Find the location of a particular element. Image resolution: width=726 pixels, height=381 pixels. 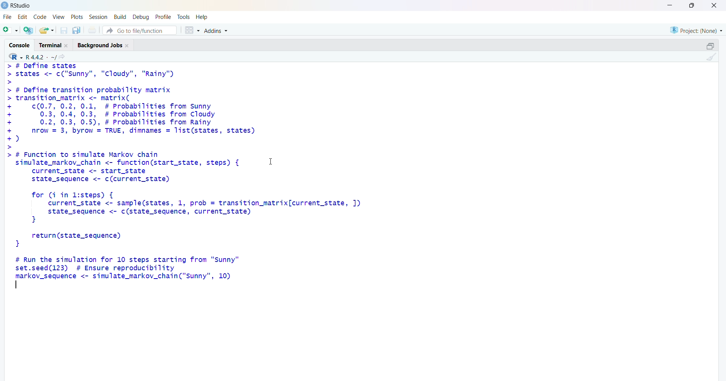

profile is located at coordinates (162, 17).